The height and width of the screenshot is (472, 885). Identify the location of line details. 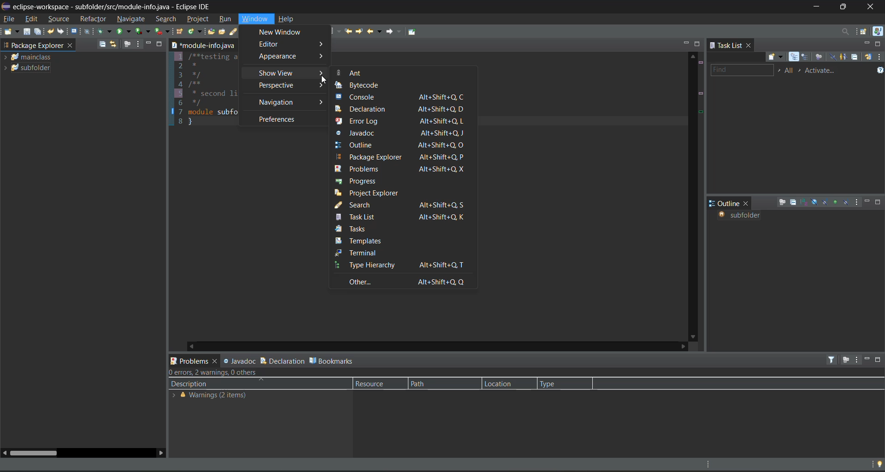
(702, 104).